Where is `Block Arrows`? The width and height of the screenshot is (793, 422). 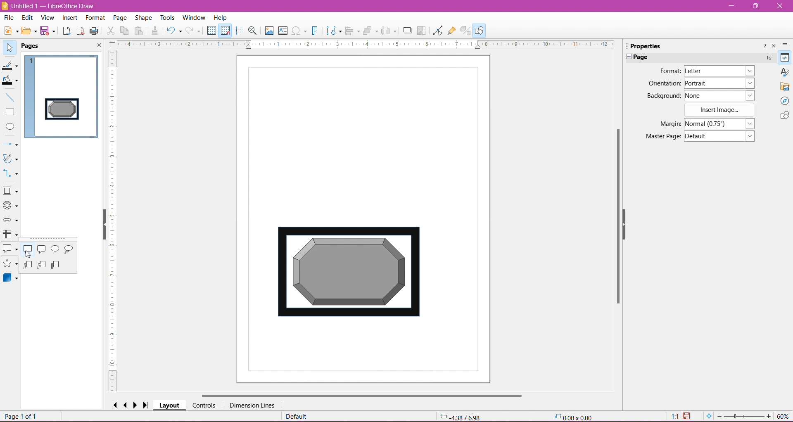
Block Arrows is located at coordinates (11, 220).